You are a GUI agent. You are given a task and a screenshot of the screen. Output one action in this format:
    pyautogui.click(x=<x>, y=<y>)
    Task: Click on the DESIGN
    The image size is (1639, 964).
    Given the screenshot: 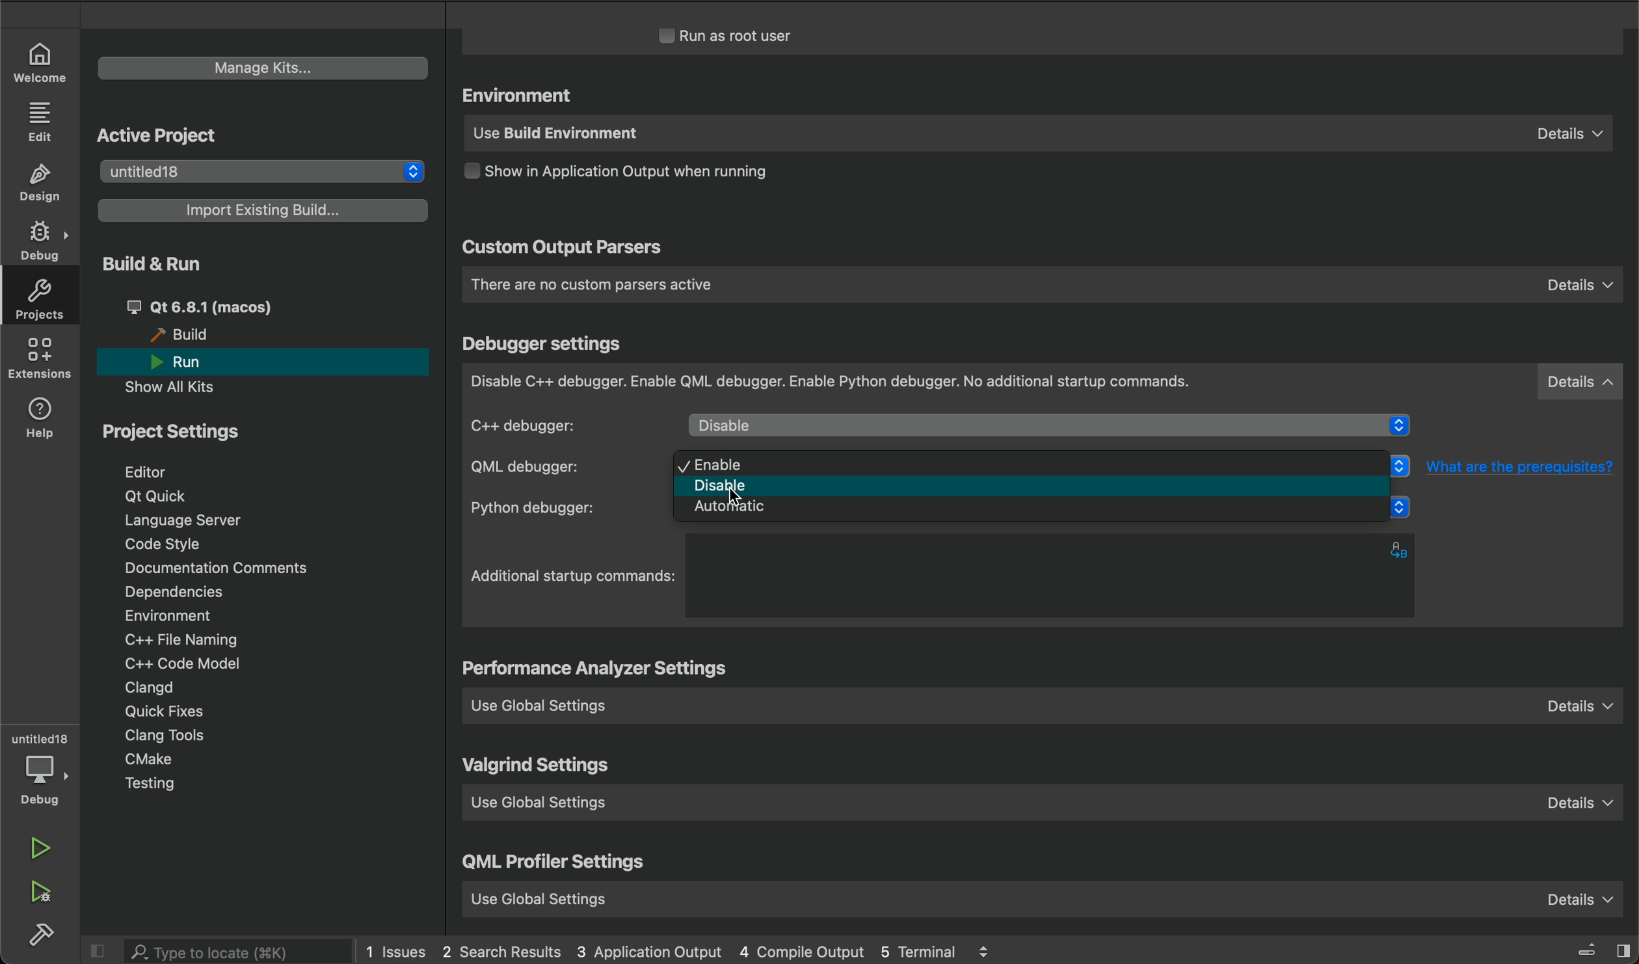 What is the action you would take?
    pyautogui.click(x=44, y=184)
    